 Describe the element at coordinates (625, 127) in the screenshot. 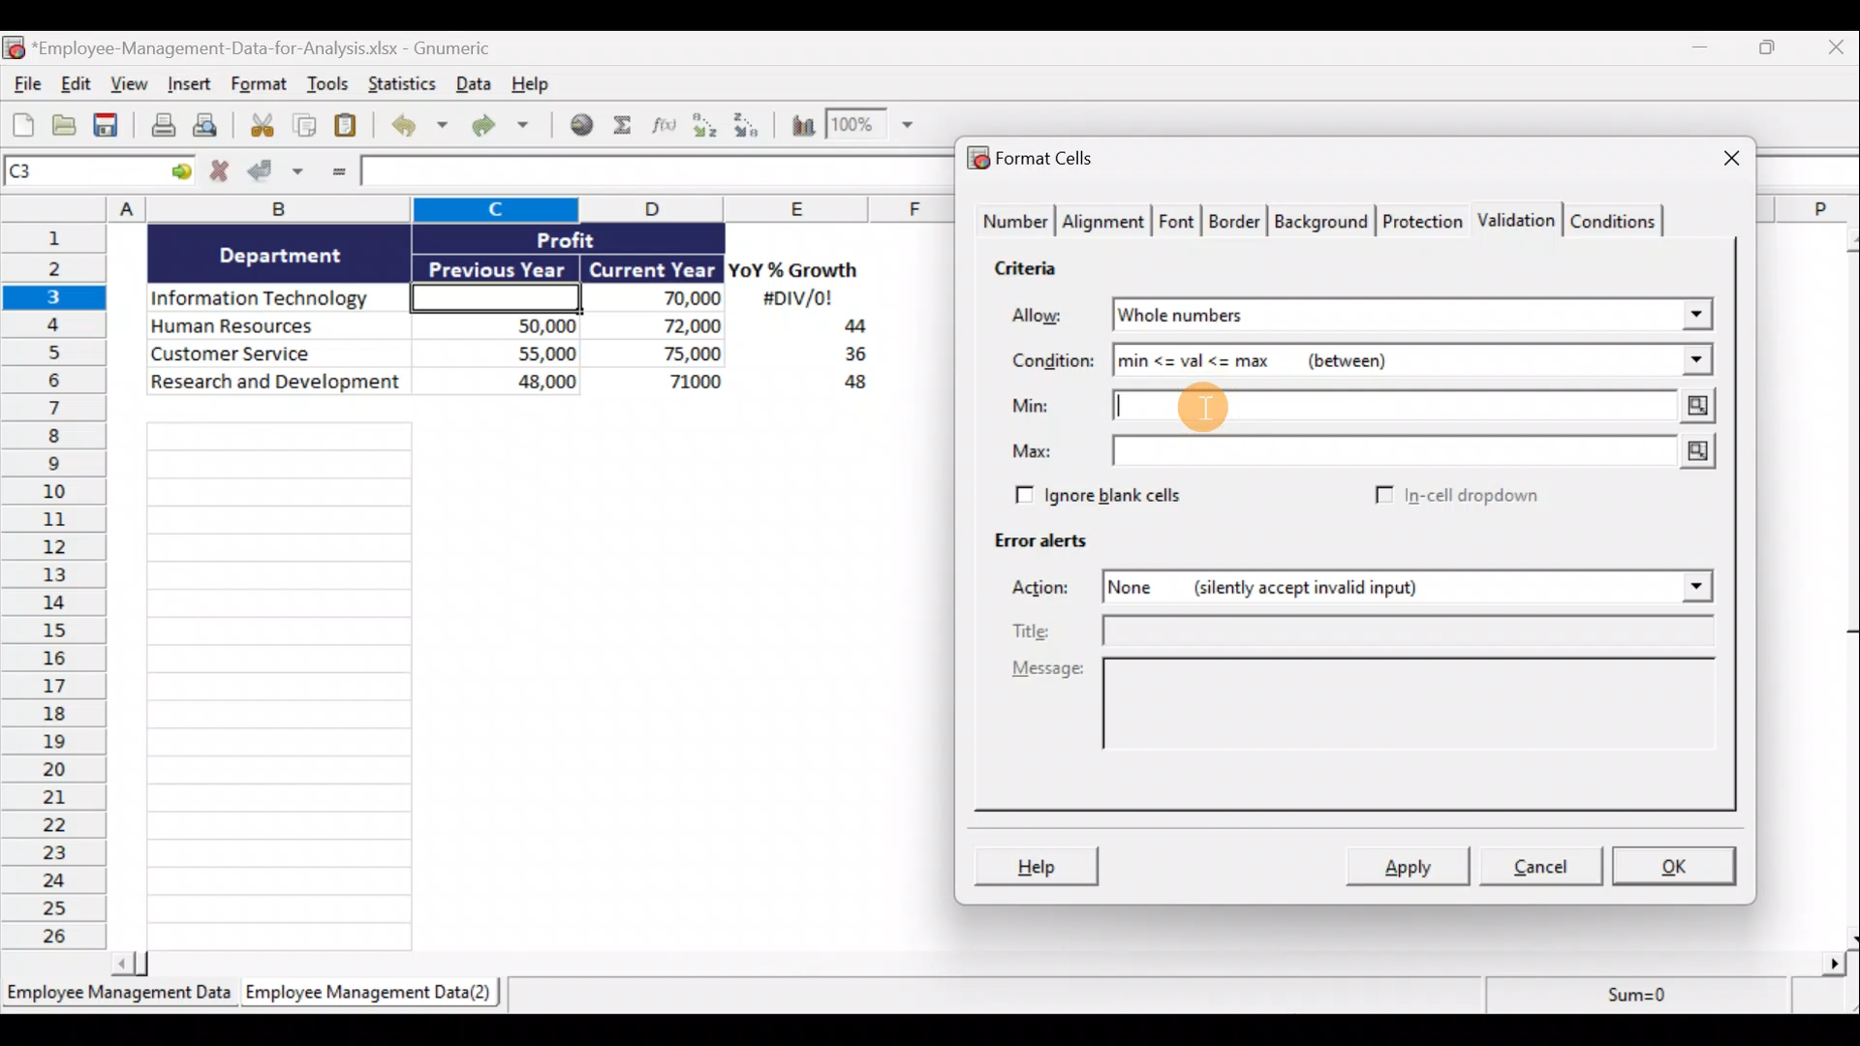

I see `Sum into the current cell` at that location.